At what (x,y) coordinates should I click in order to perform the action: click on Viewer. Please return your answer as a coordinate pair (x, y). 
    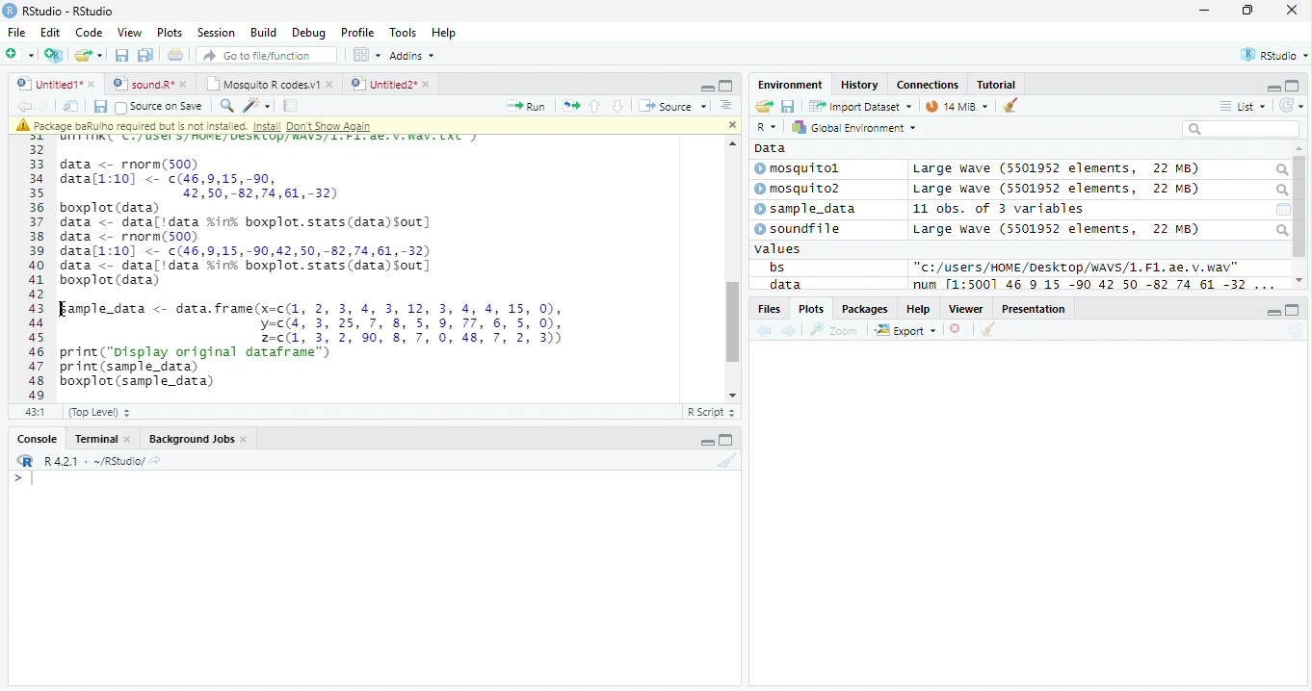
    Looking at the image, I should click on (966, 309).